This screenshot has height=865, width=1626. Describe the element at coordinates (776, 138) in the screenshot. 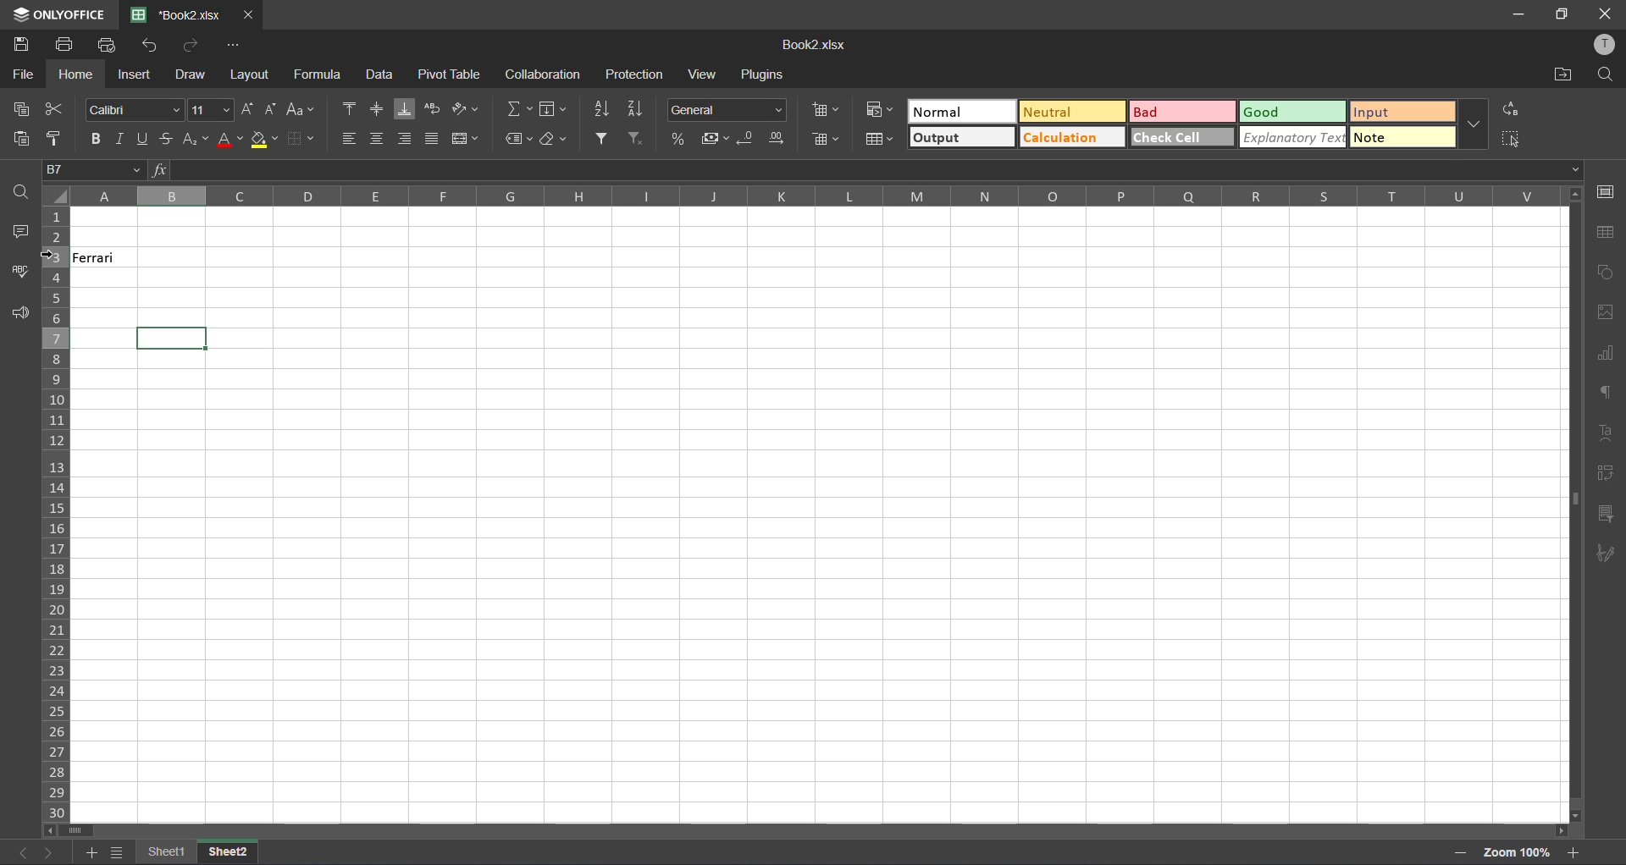

I see `increase decimal` at that location.